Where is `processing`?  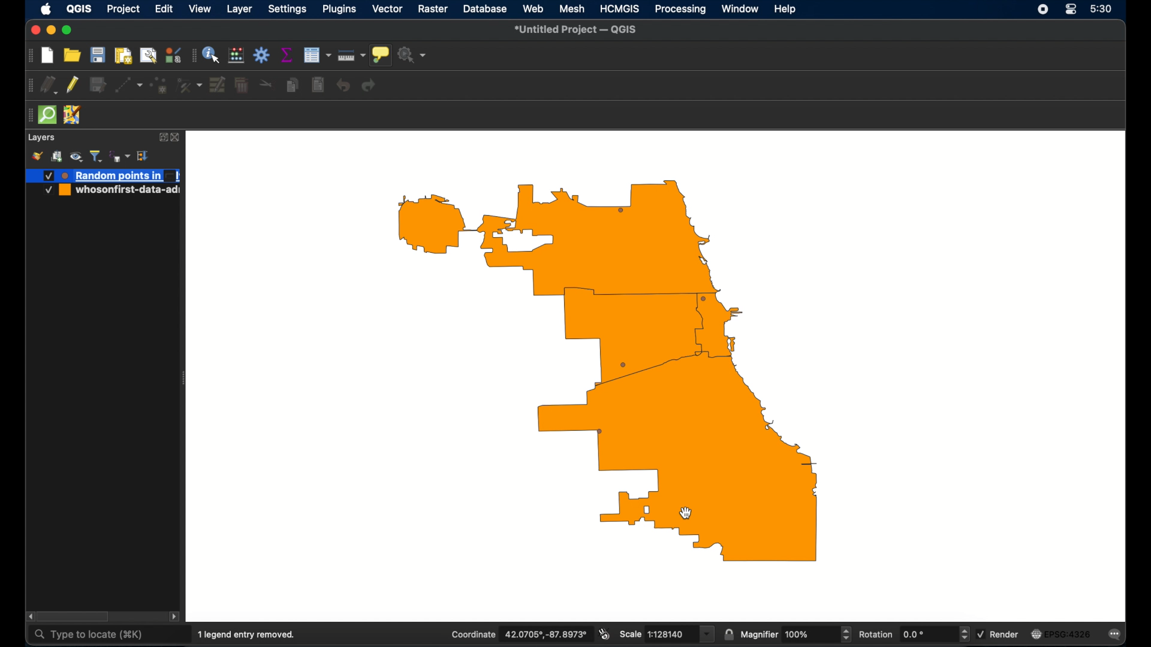
processing is located at coordinates (680, 9).